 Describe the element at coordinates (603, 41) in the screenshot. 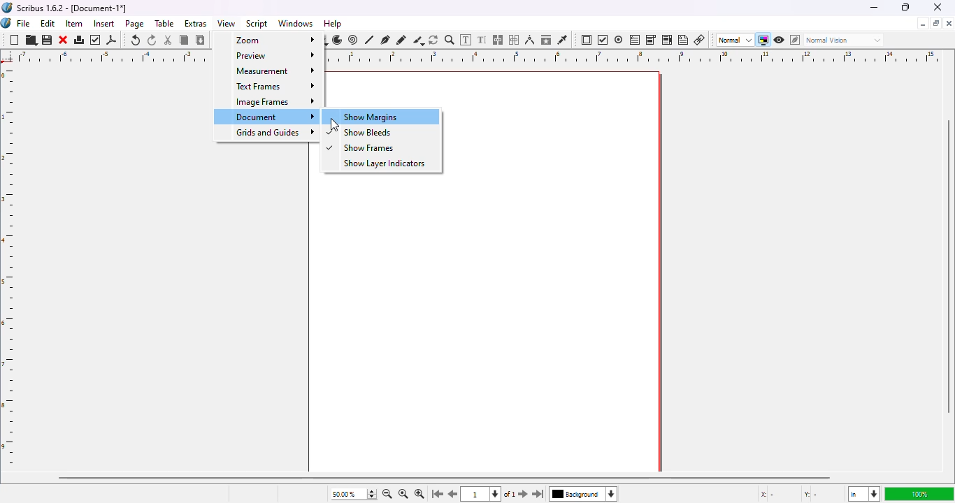

I see `PDF check box` at that location.